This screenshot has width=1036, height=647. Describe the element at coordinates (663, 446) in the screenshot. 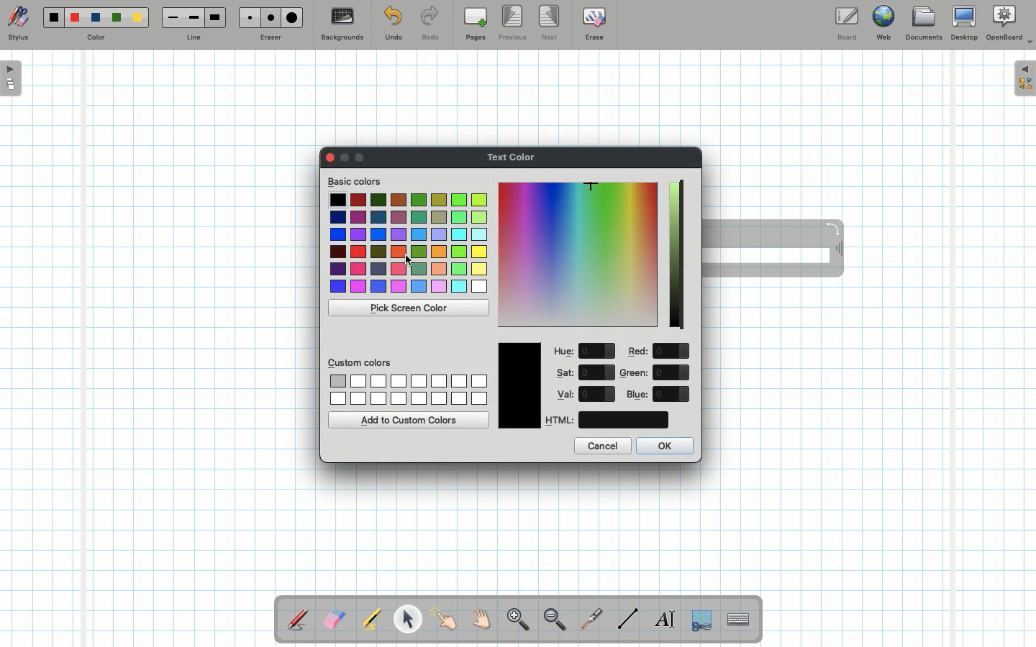

I see `OK` at that location.